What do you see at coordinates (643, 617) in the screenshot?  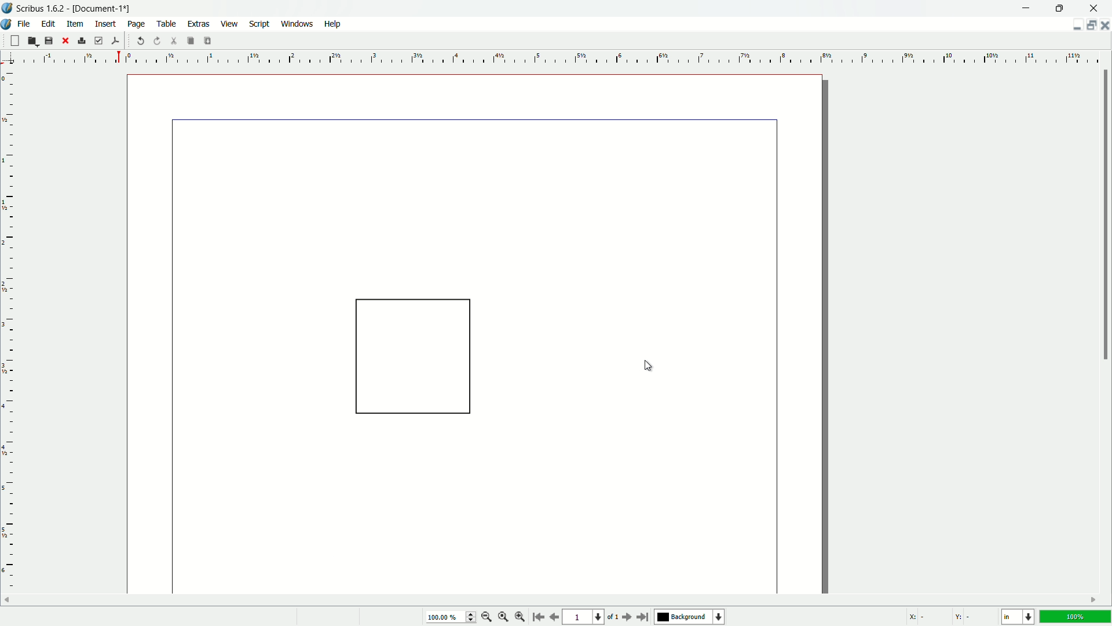 I see `go to last page` at bounding box center [643, 617].